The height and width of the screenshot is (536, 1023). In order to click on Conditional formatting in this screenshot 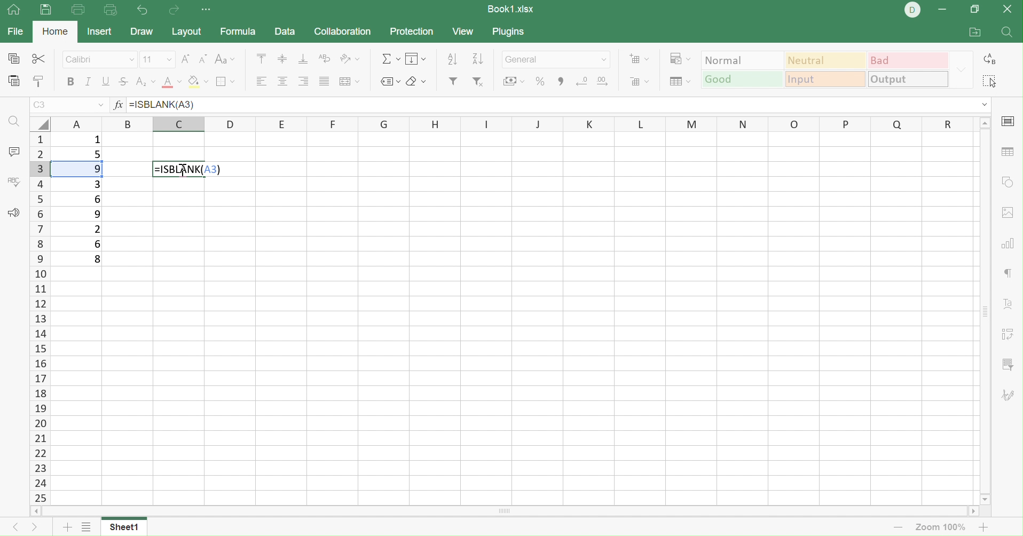, I will do `click(680, 58)`.